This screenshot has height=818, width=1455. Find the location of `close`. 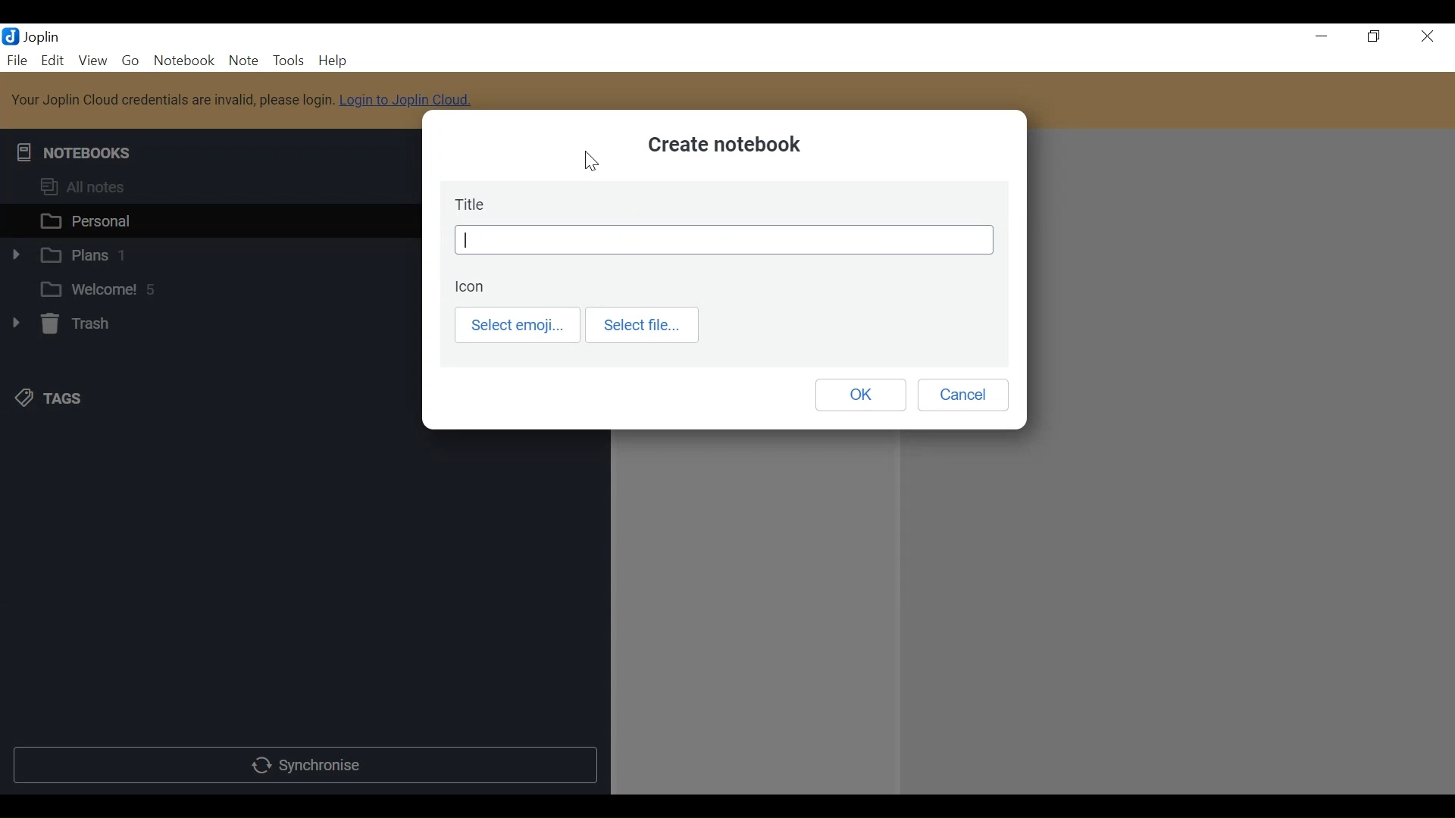

close is located at coordinates (1427, 37).